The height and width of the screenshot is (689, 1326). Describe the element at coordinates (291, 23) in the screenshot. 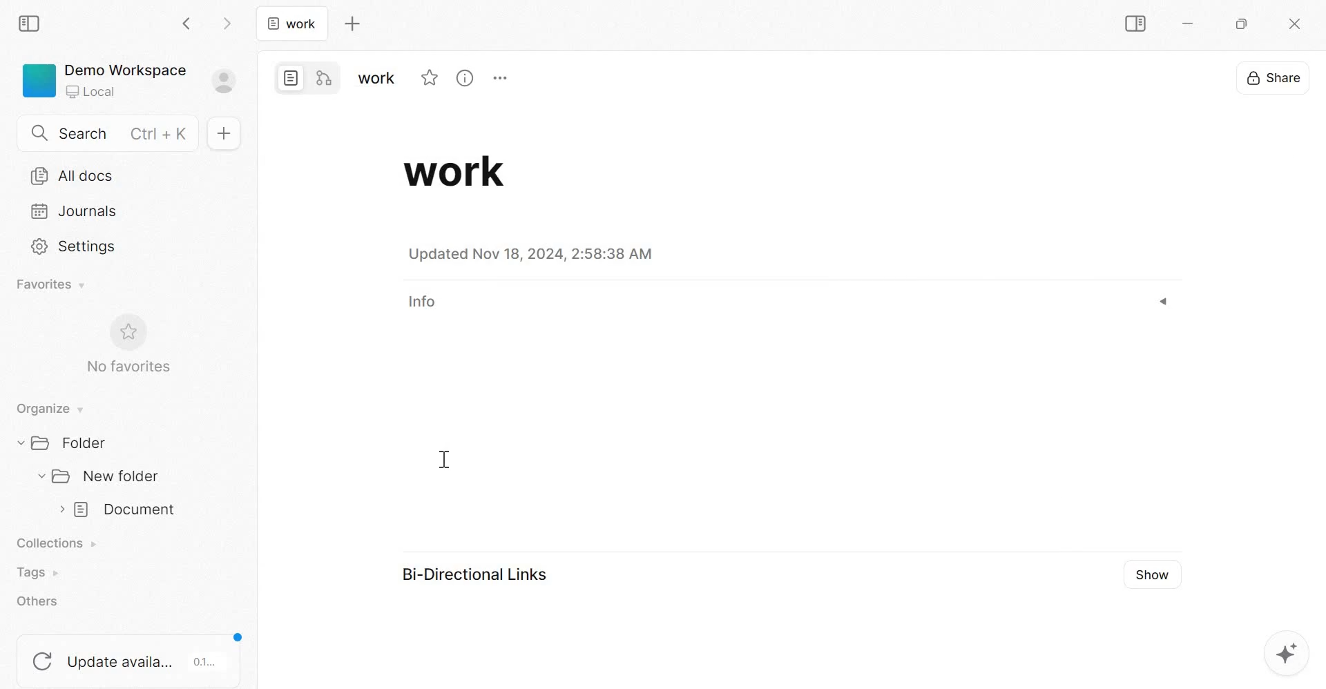

I see `work` at that location.